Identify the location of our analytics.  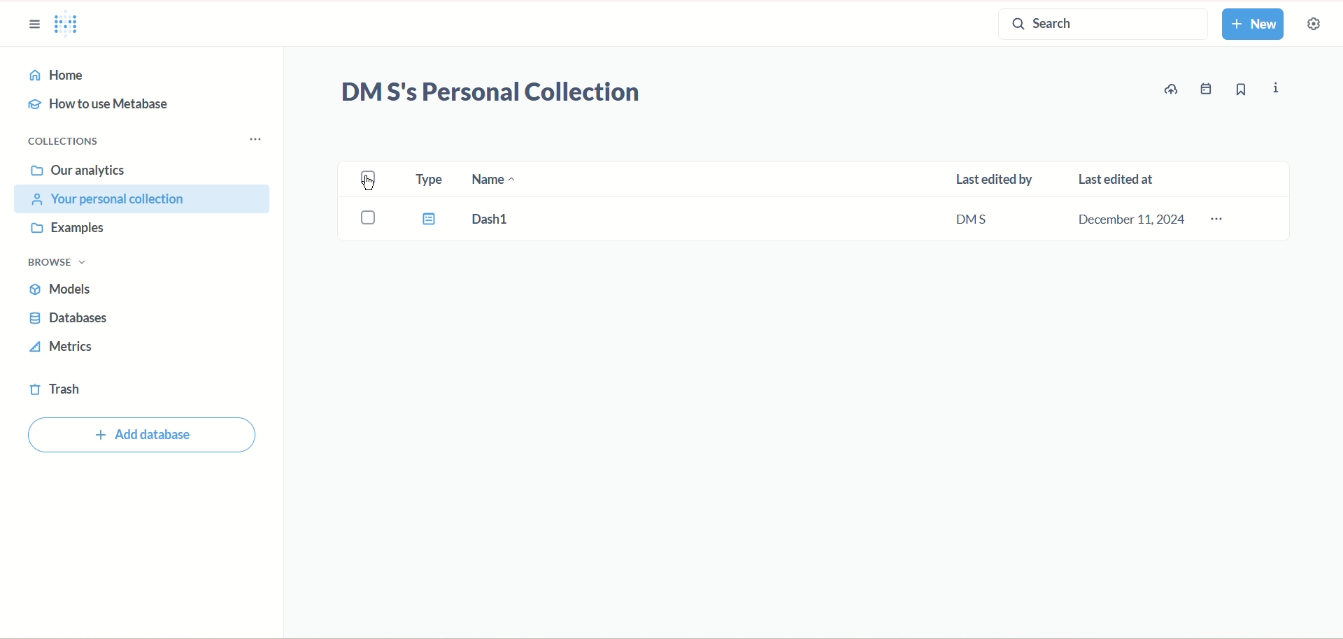
(82, 169).